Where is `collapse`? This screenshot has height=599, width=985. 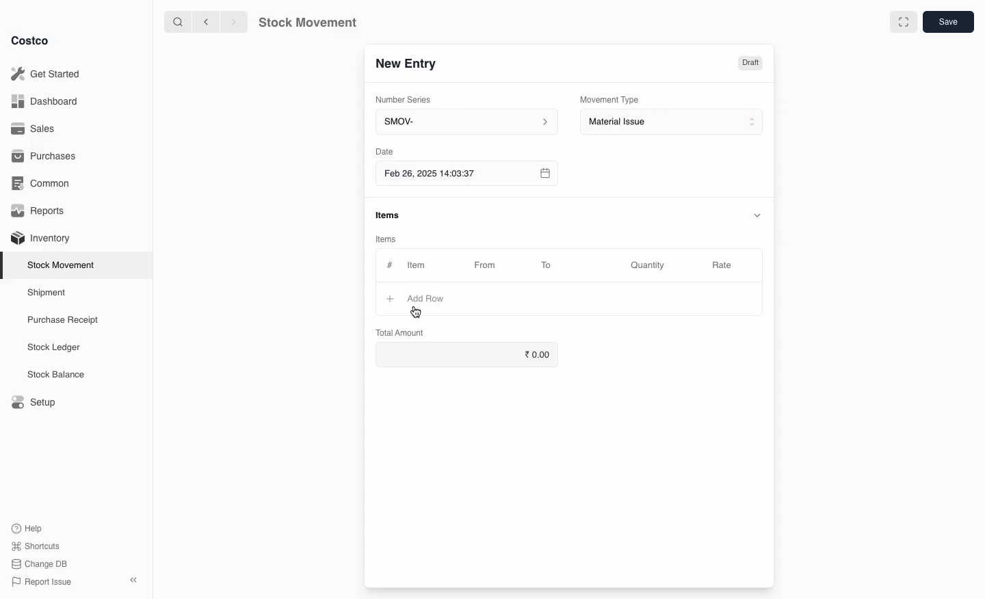 collapse is located at coordinates (133, 579).